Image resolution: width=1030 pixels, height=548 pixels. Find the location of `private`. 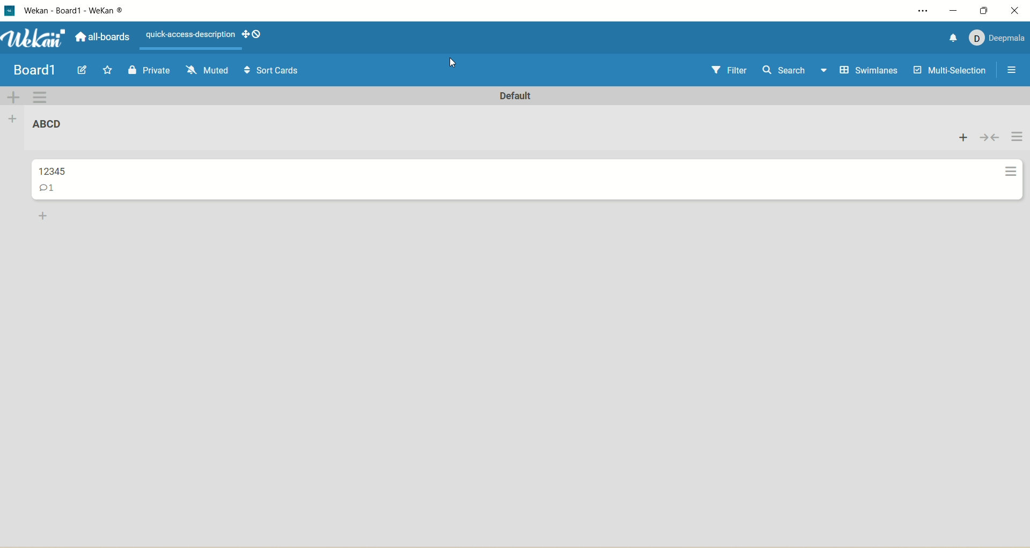

private is located at coordinates (150, 69).